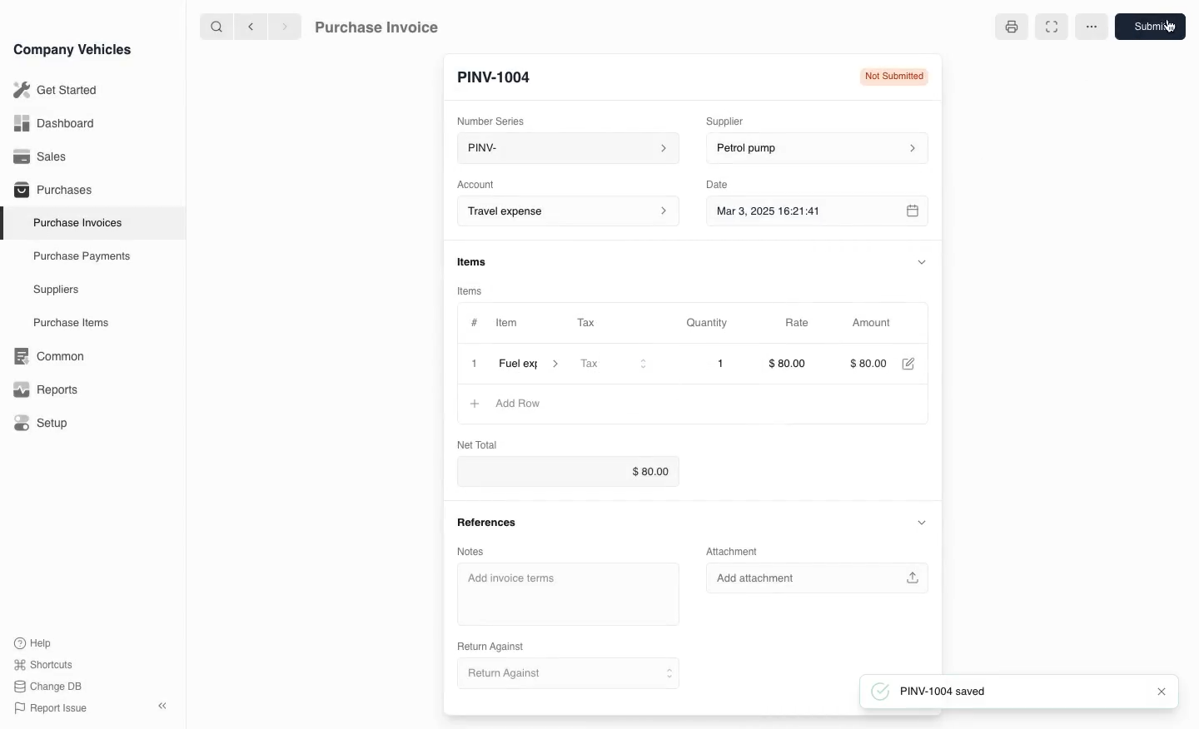  What do you see at coordinates (875, 323) in the screenshot?
I see `Amount` at bounding box center [875, 323].